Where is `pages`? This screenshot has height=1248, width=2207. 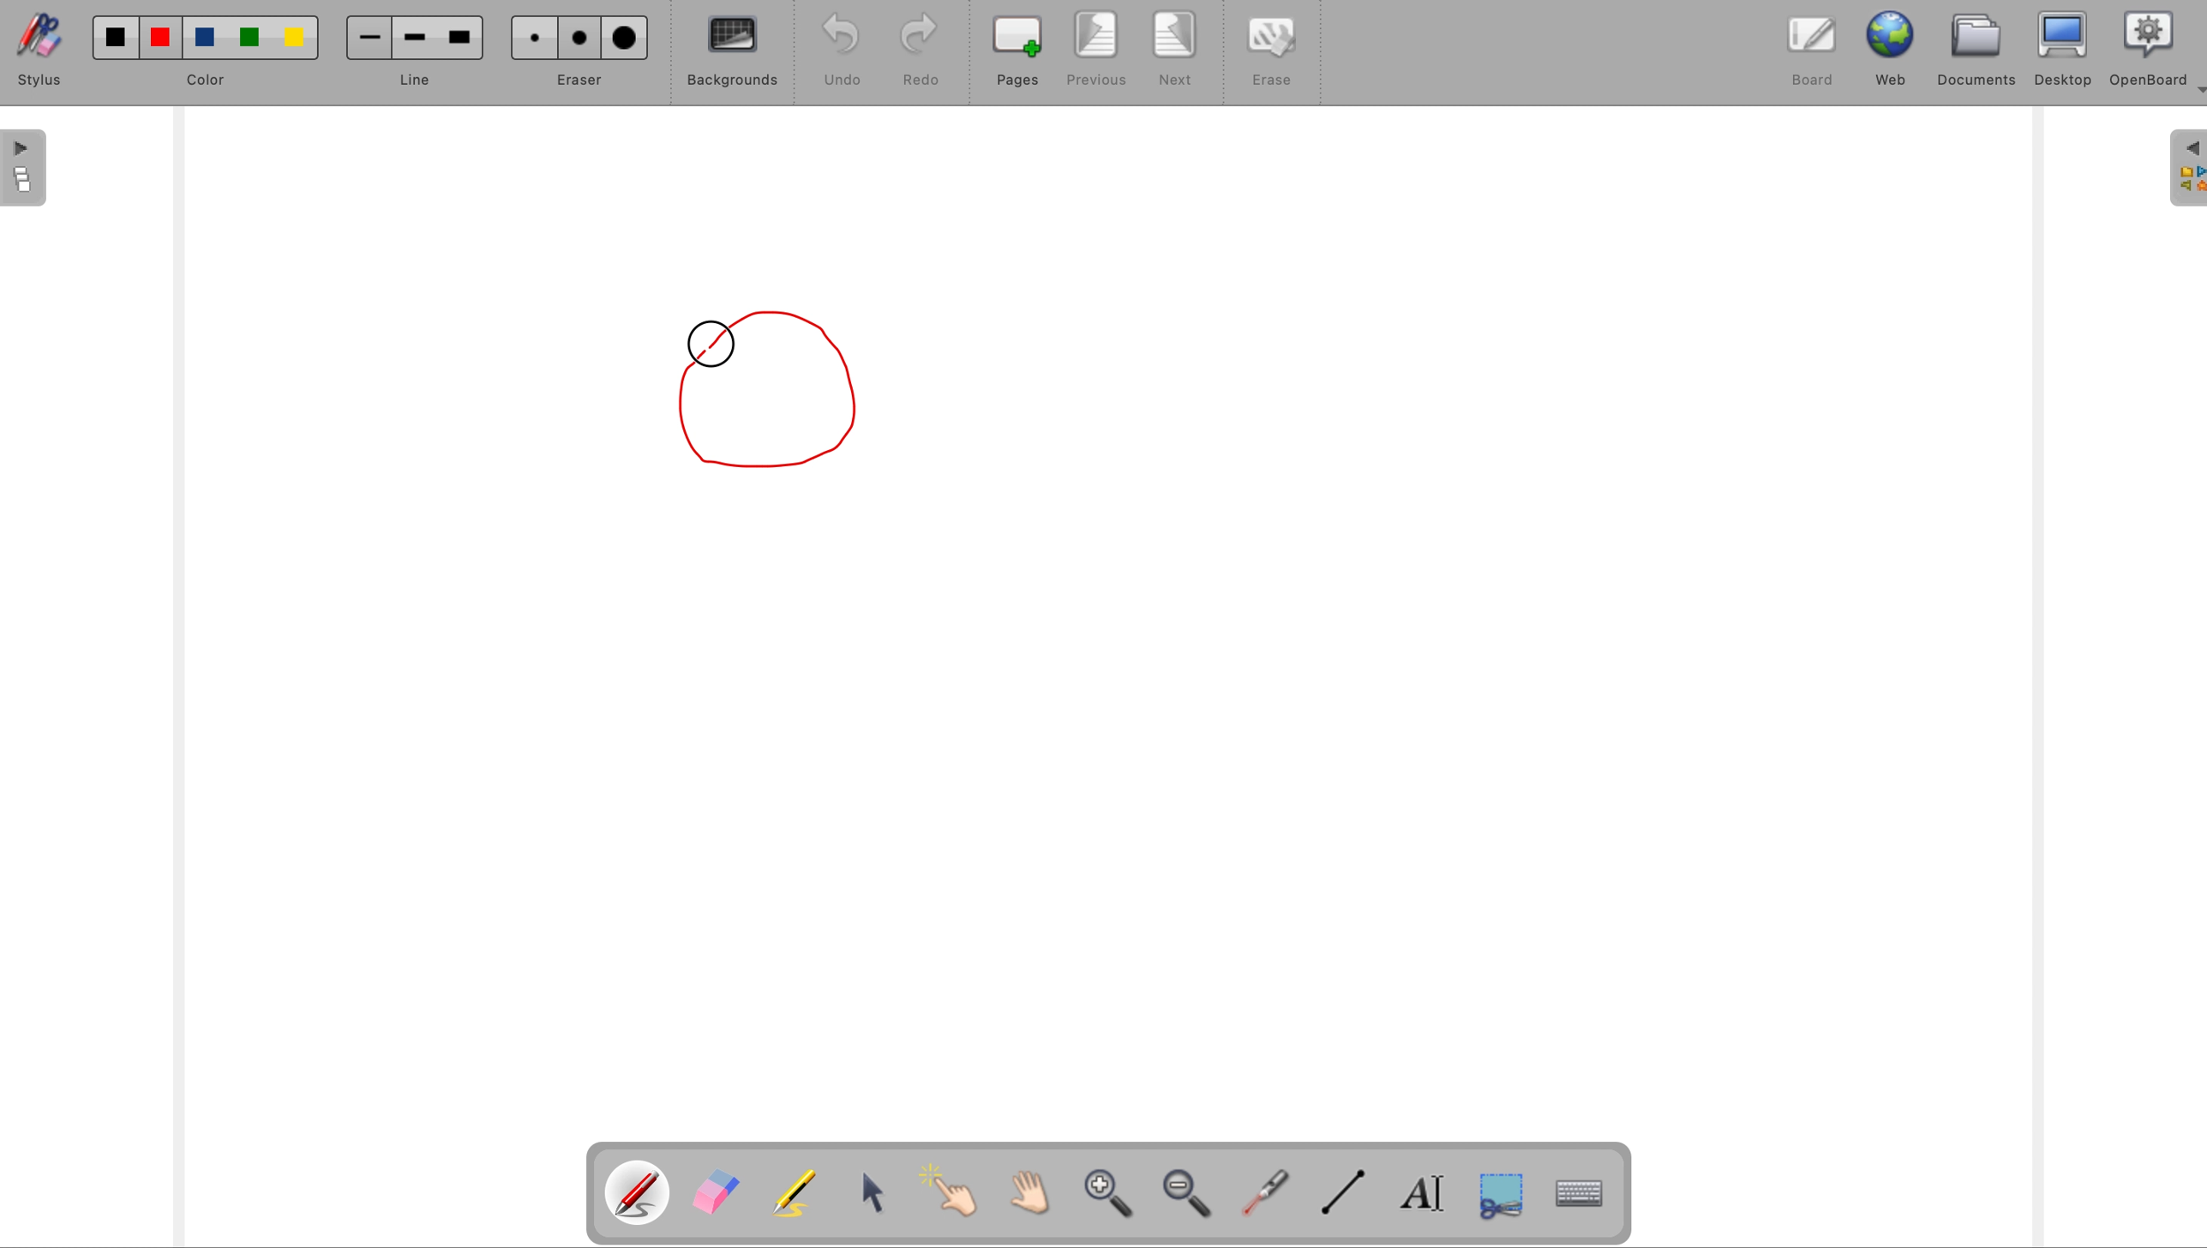 pages is located at coordinates (1020, 51).